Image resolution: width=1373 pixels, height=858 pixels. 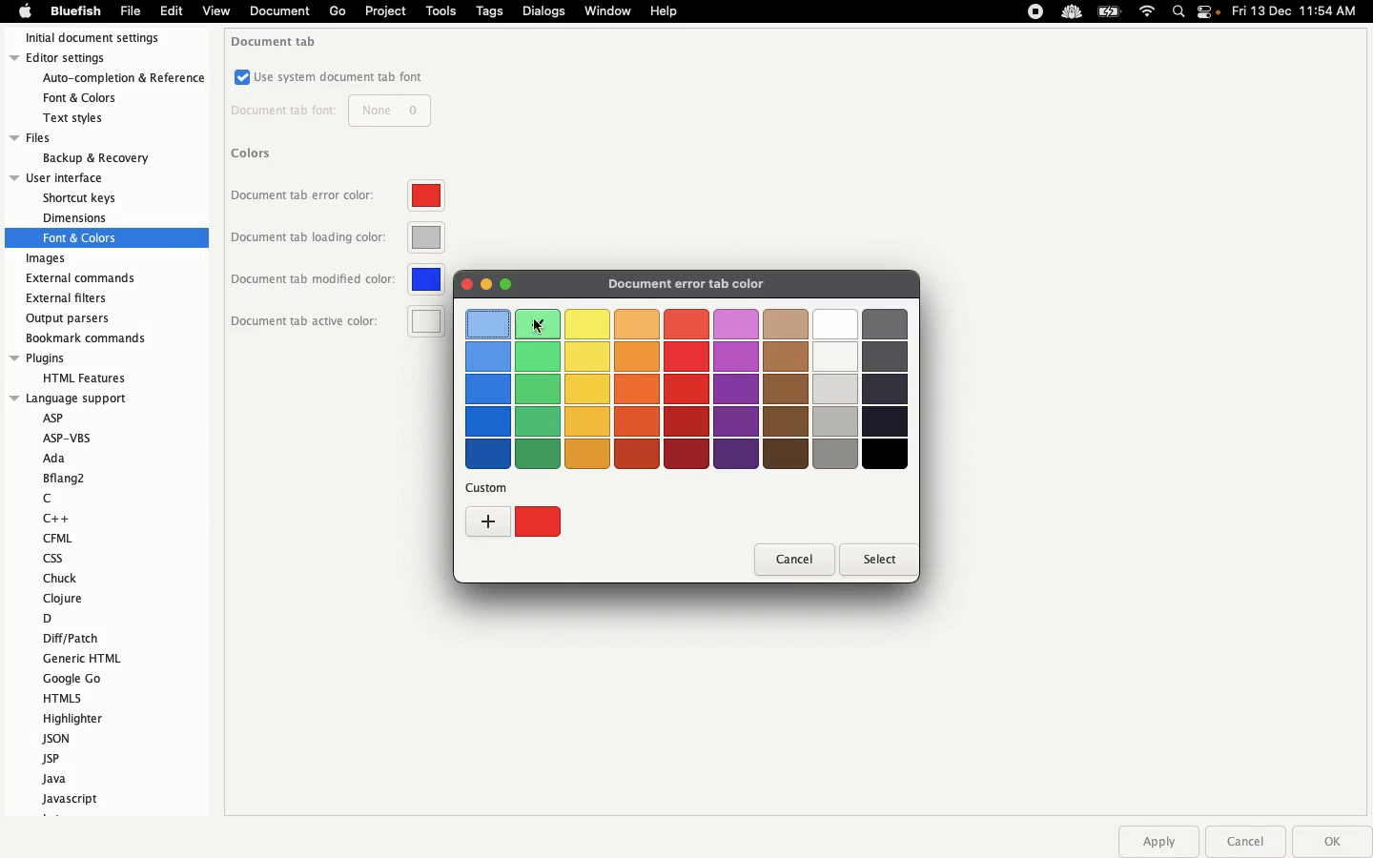 What do you see at coordinates (101, 39) in the screenshot?
I see `Initial document settings` at bounding box center [101, 39].